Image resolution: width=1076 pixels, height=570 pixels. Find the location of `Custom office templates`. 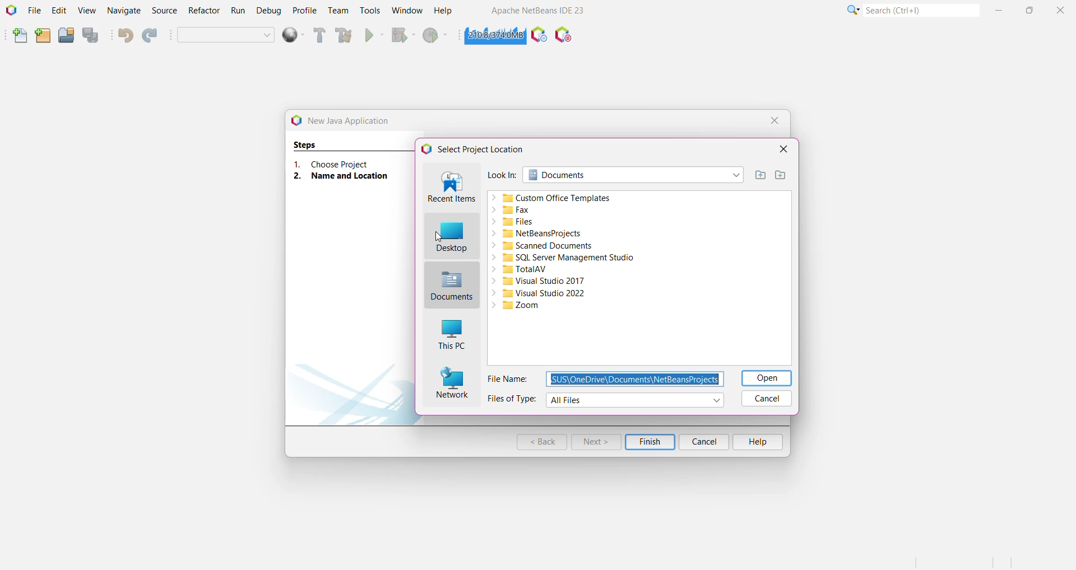

Custom office templates is located at coordinates (638, 198).